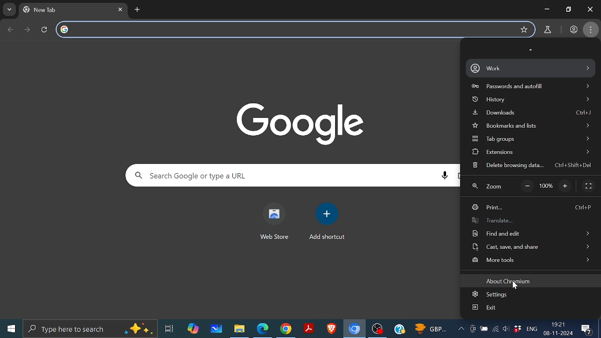 This screenshot has width=601, height=338. What do you see at coordinates (532, 329) in the screenshot?
I see `Eng` at bounding box center [532, 329].